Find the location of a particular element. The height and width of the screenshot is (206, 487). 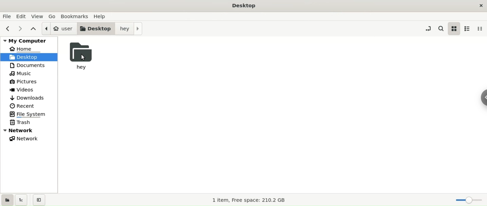

view is located at coordinates (38, 16).